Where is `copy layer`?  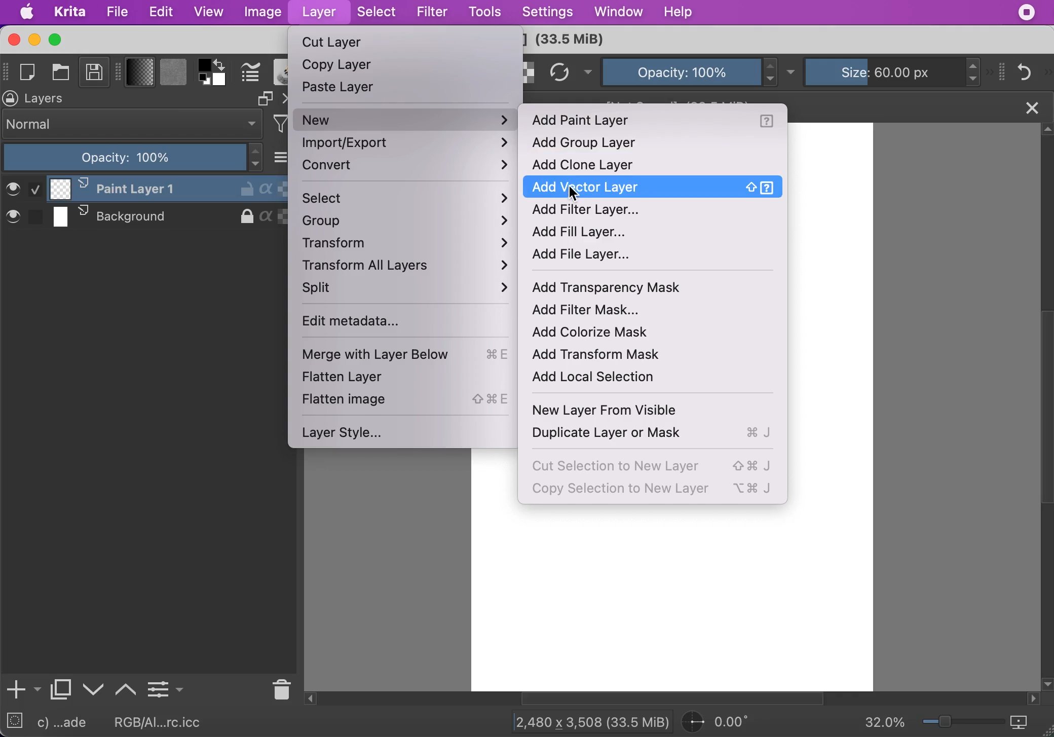
copy layer is located at coordinates (342, 67).